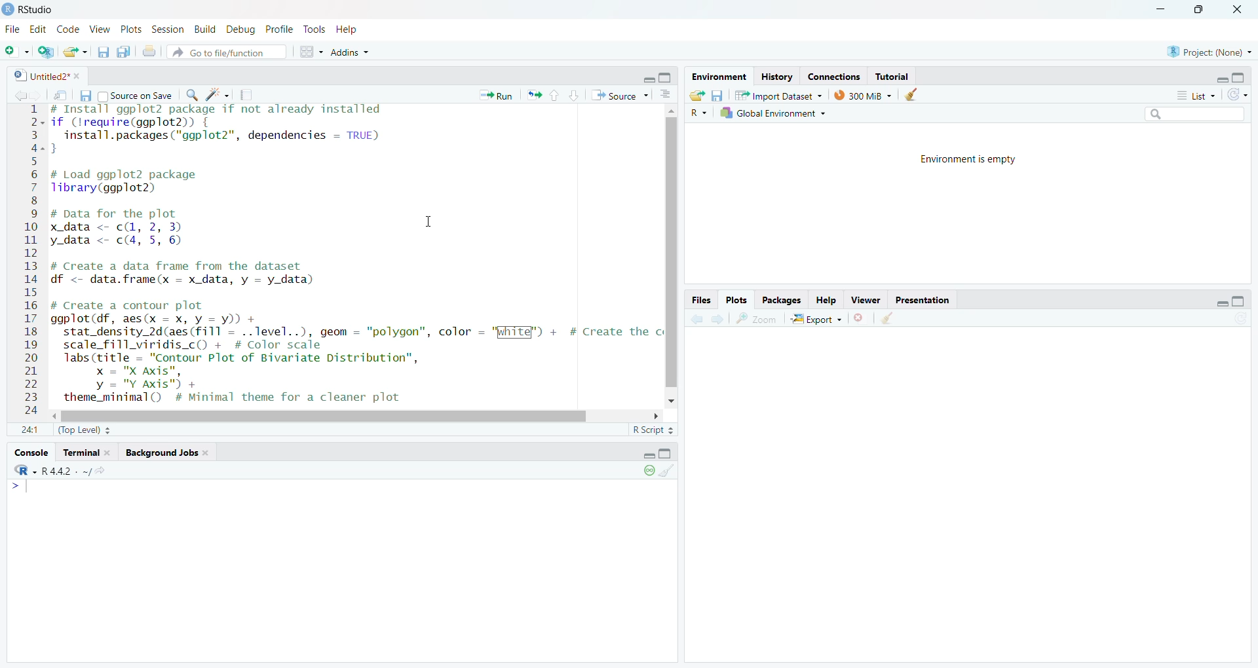 Image resolution: width=1258 pixels, height=668 pixels. Describe the element at coordinates (859, 318) in the screenshot. I see `clear current plots` at that location.